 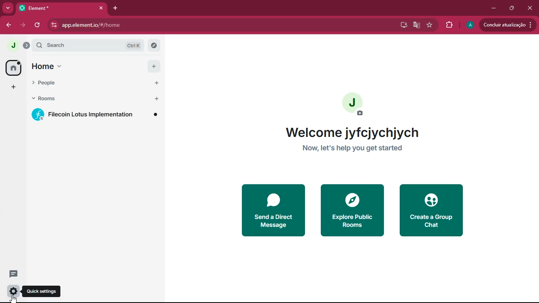 I want to click on home, so click(x=47, y=67).